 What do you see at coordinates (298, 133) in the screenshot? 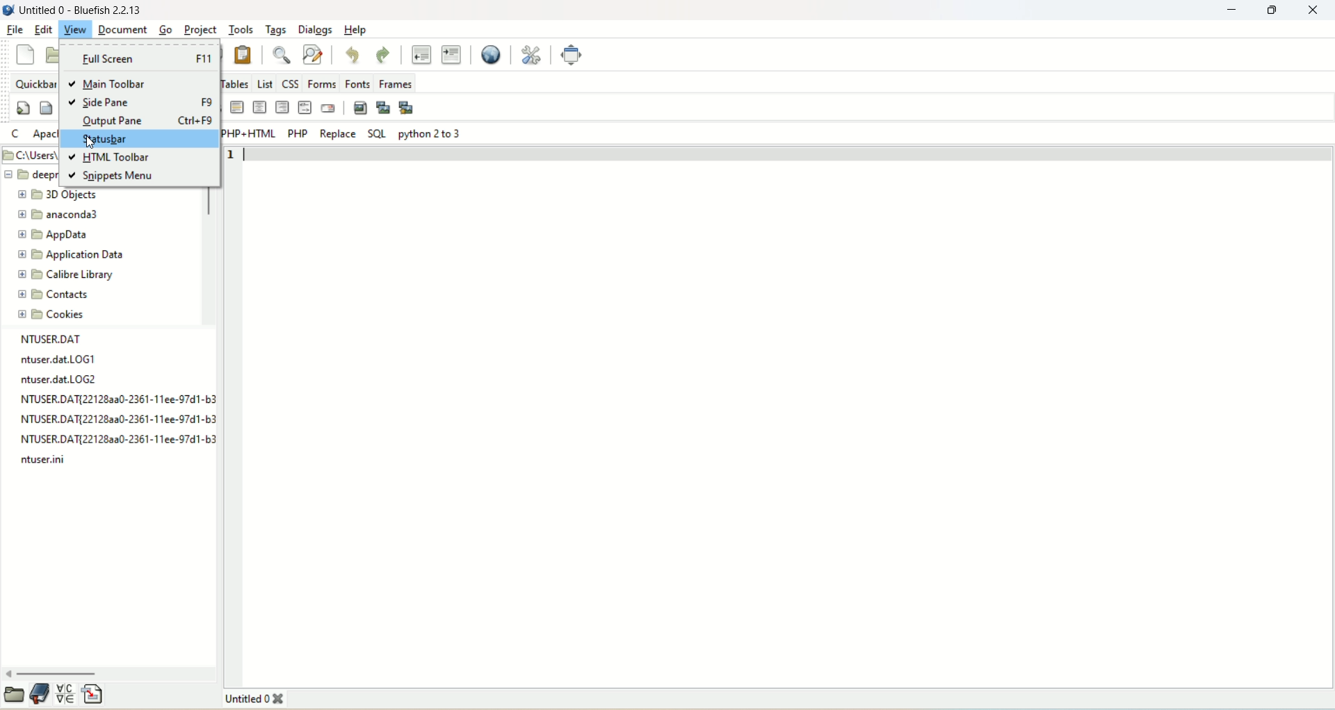
I see `PHP` at bounding box center [298, 133].